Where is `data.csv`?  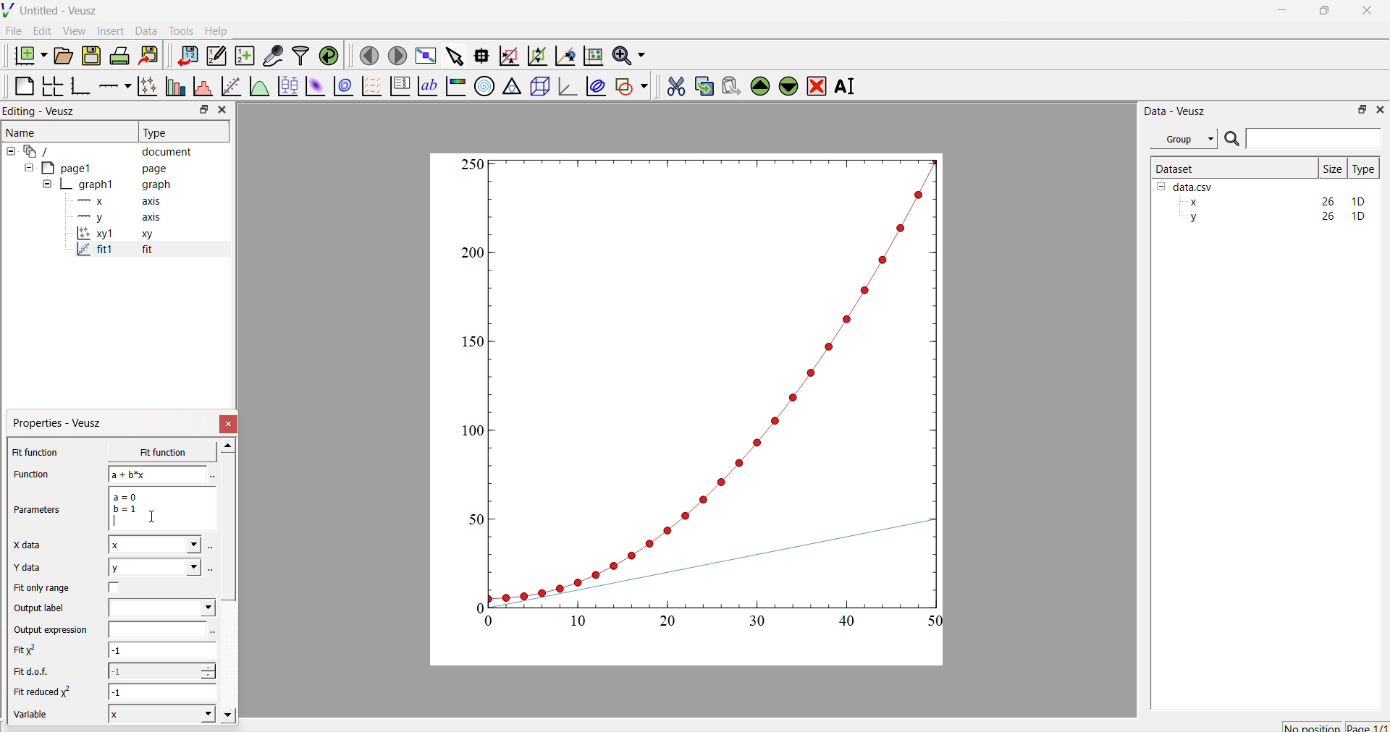
data.csv is located at coordinates (1187, 185).